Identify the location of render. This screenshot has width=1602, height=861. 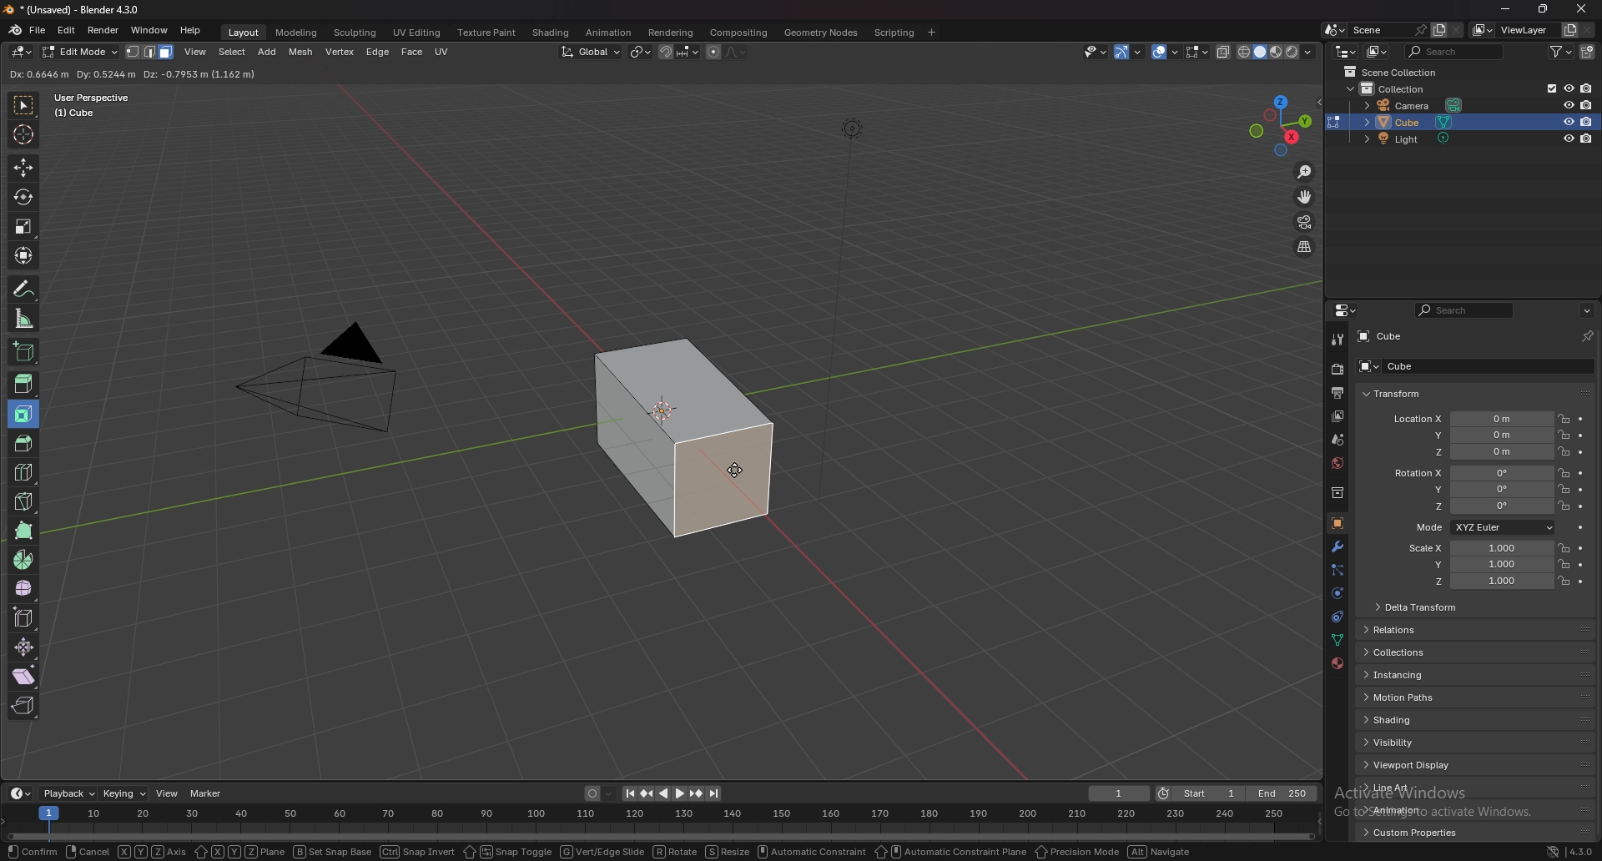
(104, 31).